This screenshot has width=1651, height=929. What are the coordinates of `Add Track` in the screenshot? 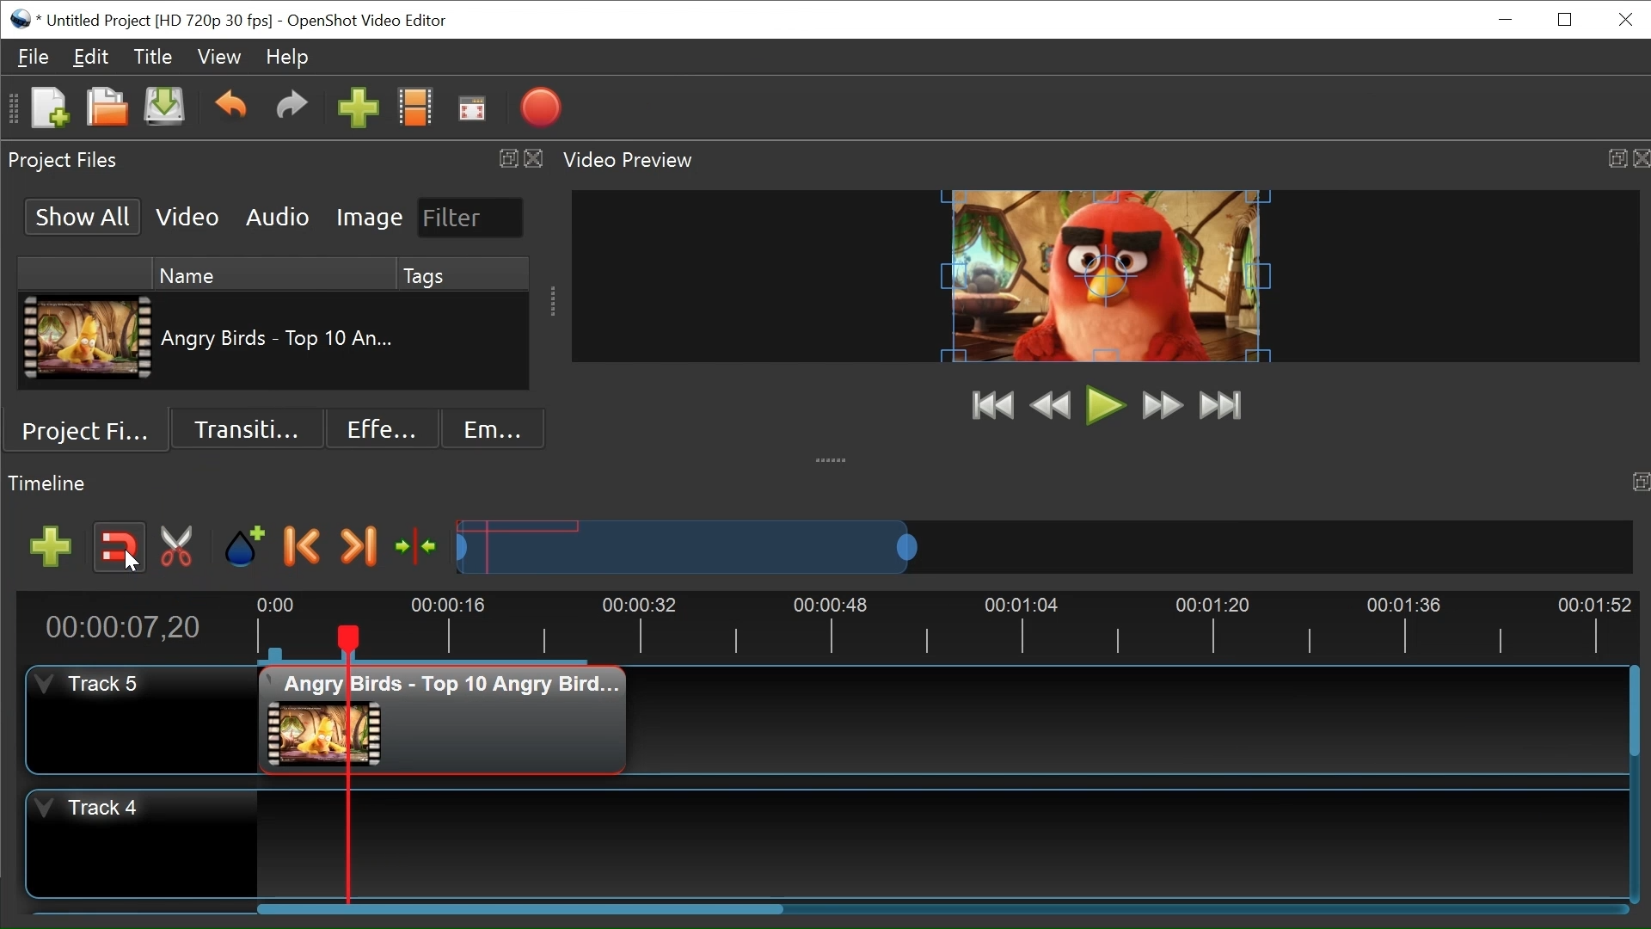 It's located at (51, 549).